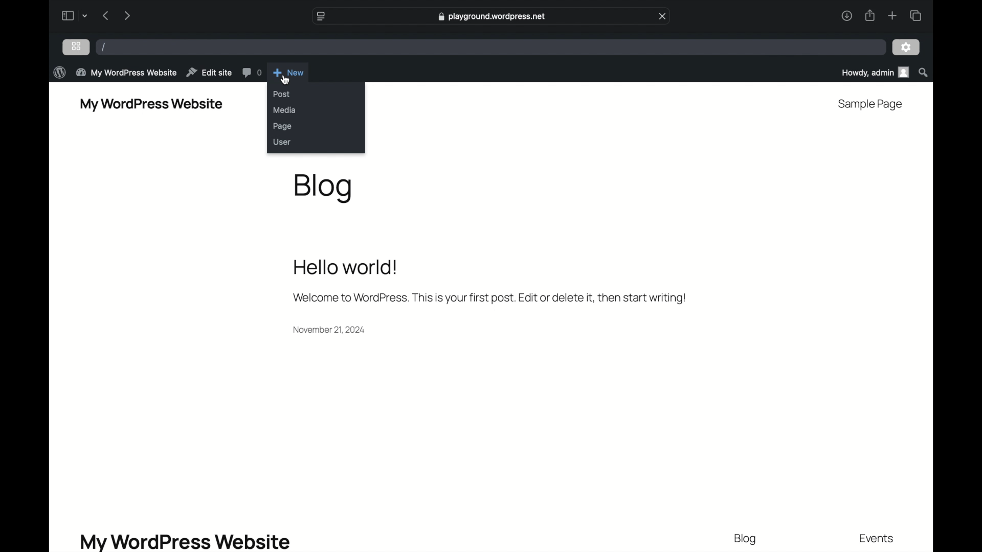  Describe the element at coordinates (906, 48) in the screenshot. I see `settings` at that location.